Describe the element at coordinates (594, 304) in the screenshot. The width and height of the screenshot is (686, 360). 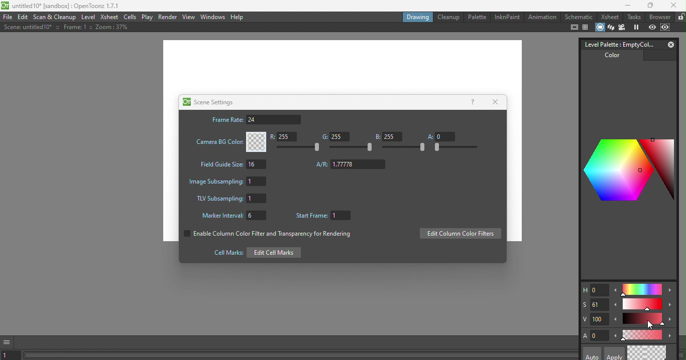
I see `S` at that location.